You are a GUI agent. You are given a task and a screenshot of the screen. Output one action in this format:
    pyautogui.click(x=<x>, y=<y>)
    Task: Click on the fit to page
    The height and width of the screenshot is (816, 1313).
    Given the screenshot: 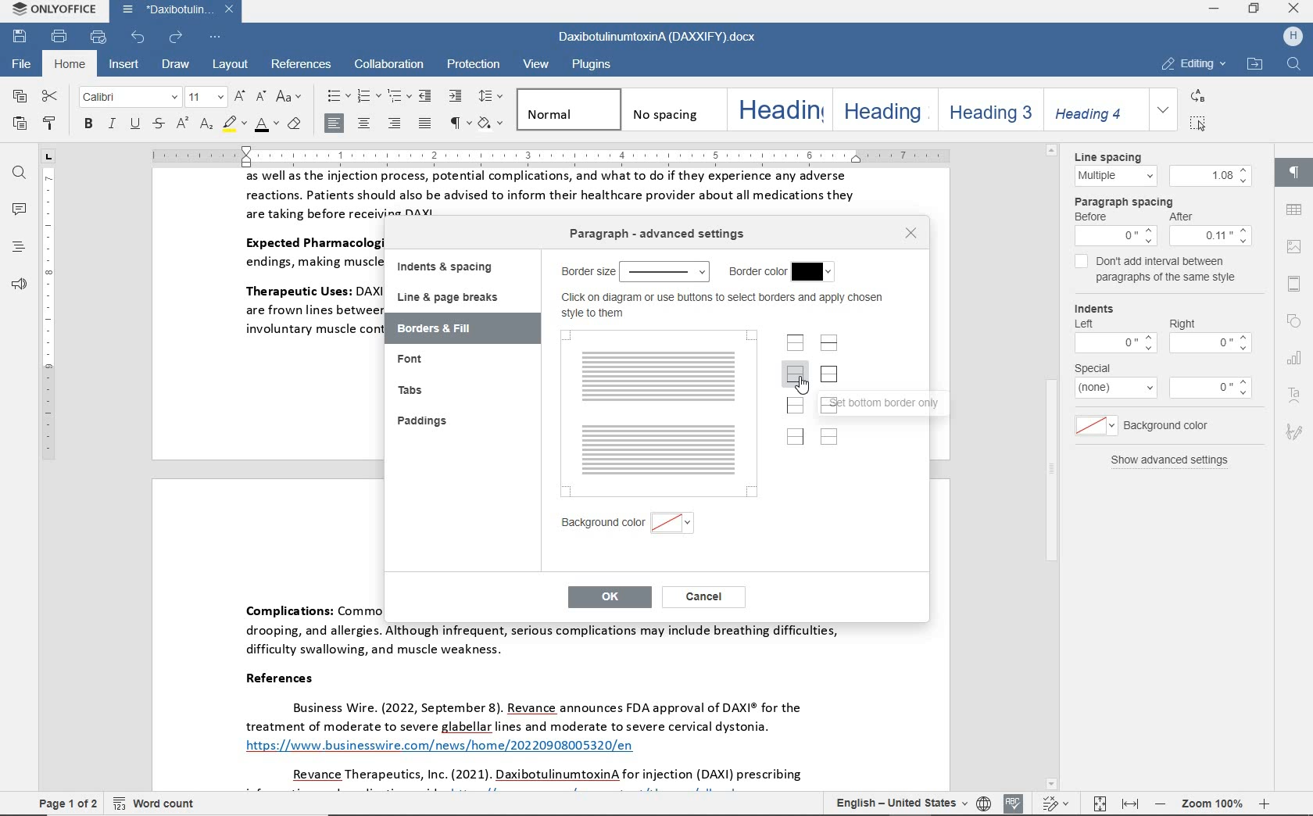 What is the action you would take?
    pyautogui.click(x=1097, y=803)
    